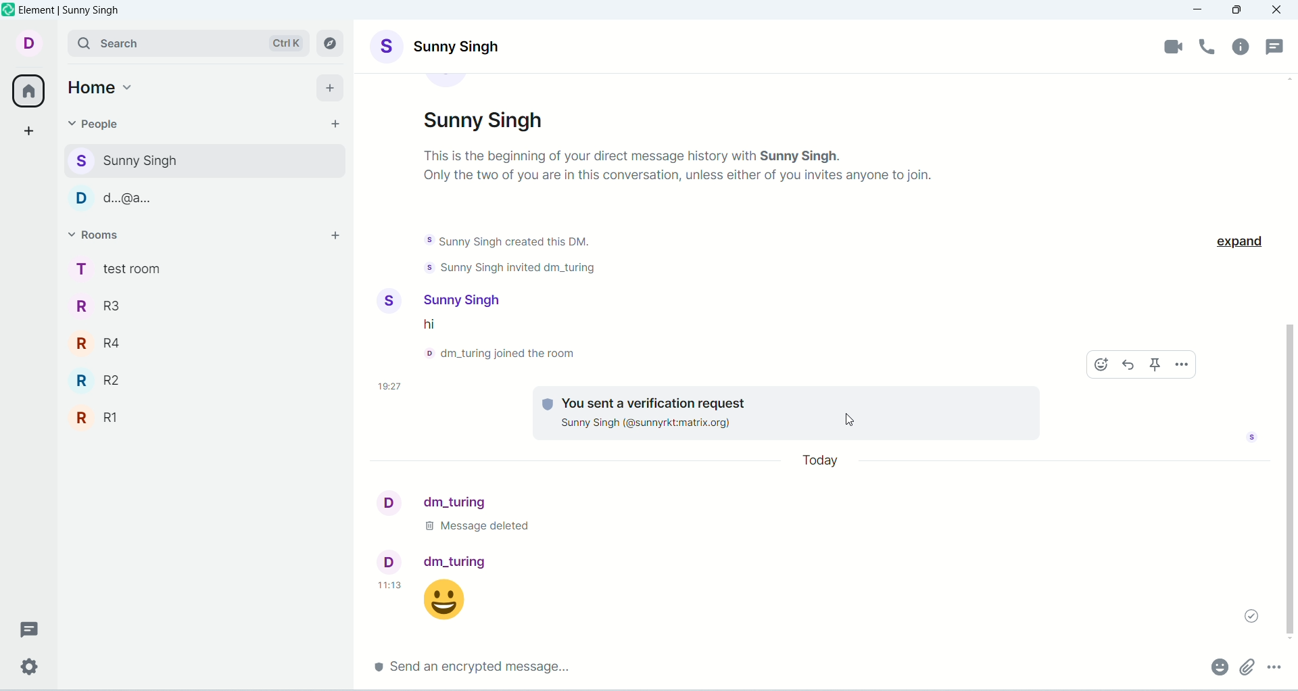 Image resolution: width=1298 pixels, height=691 pixels. I want to click on seen by sunny singh, so click(1253, 437).